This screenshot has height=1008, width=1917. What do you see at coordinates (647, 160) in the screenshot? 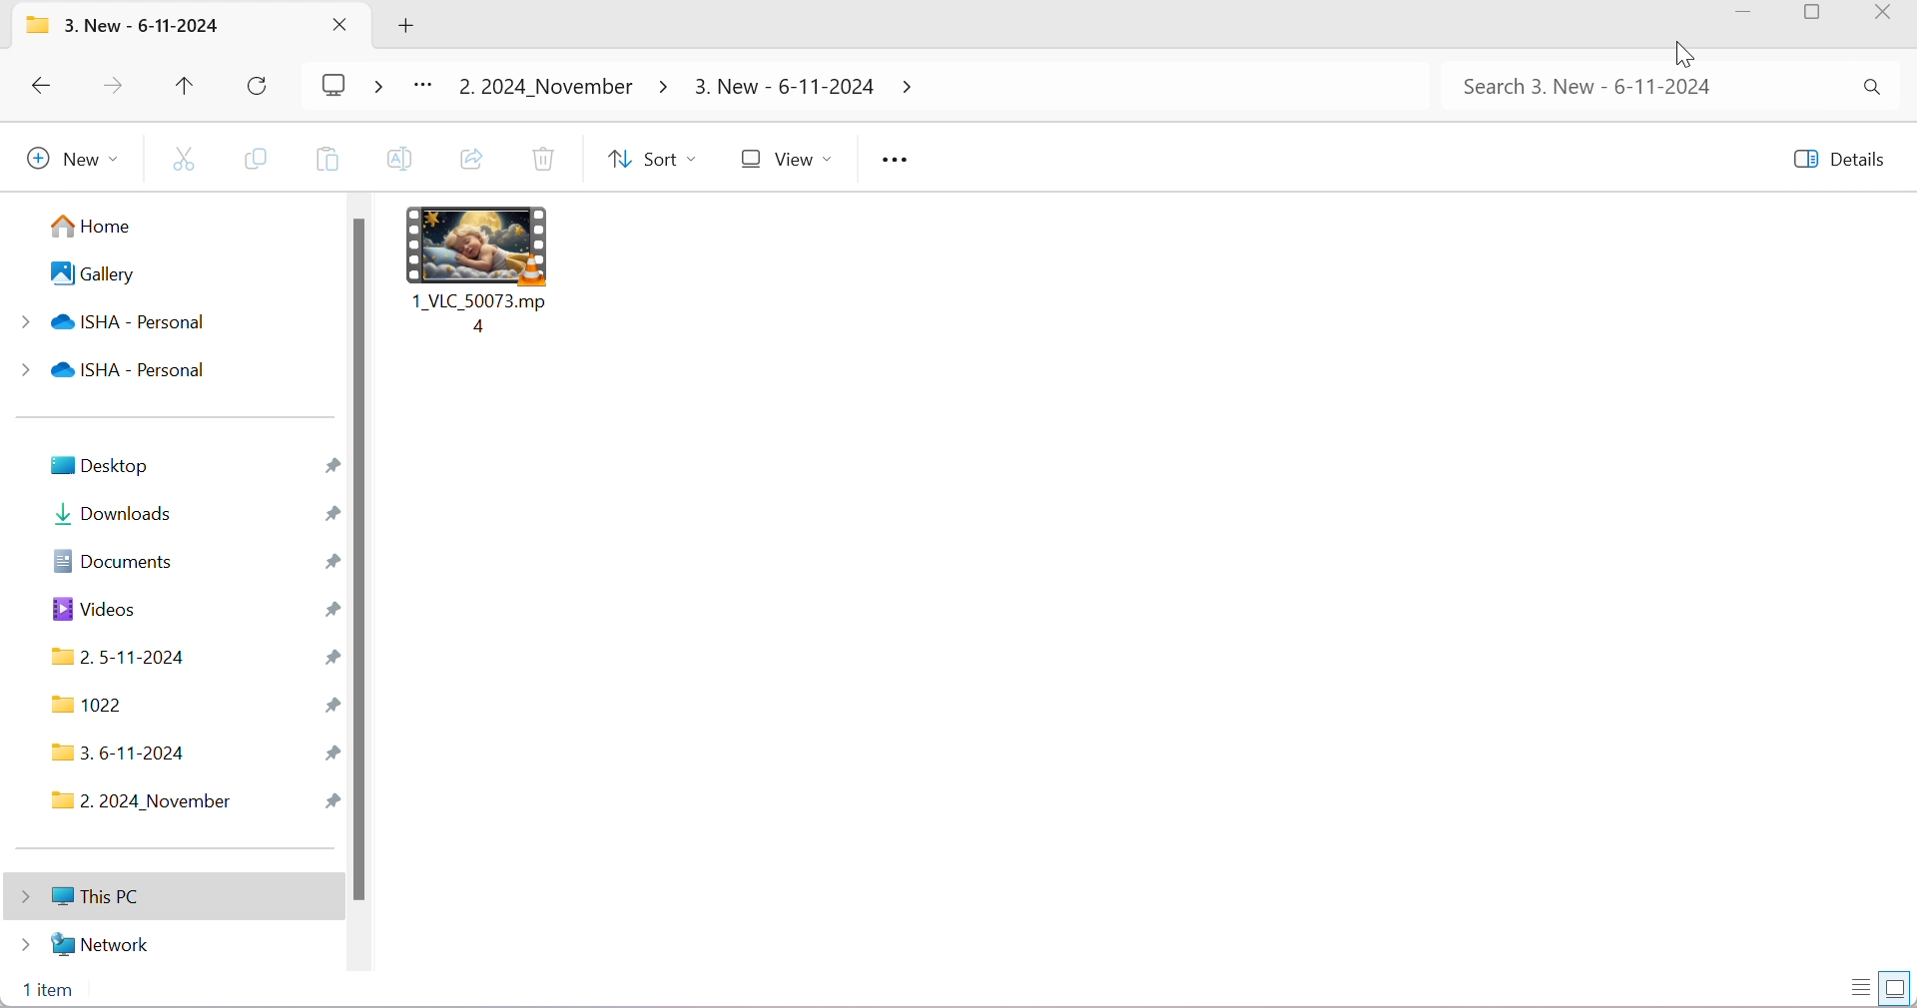
I see `Sort` at bounding box center [647, 160].